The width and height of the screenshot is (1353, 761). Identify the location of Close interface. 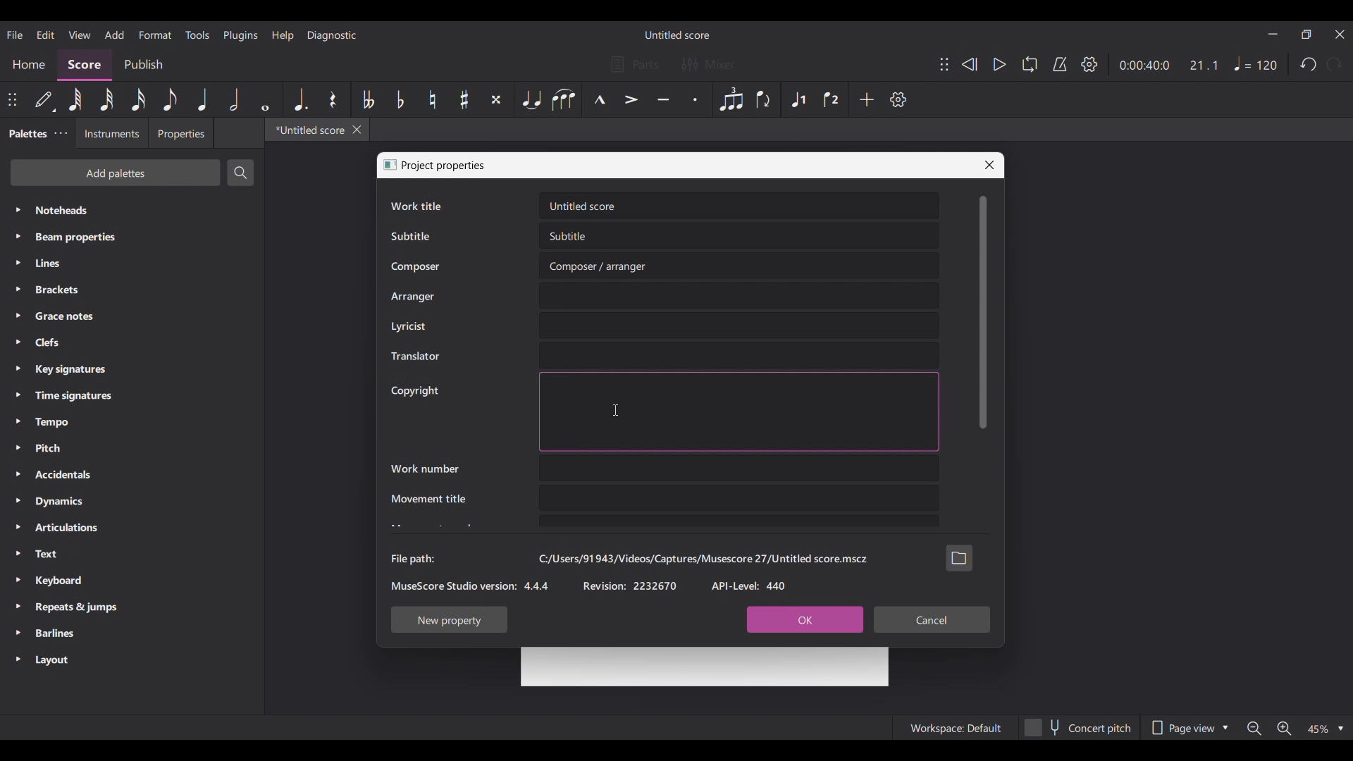
(1340, 35).